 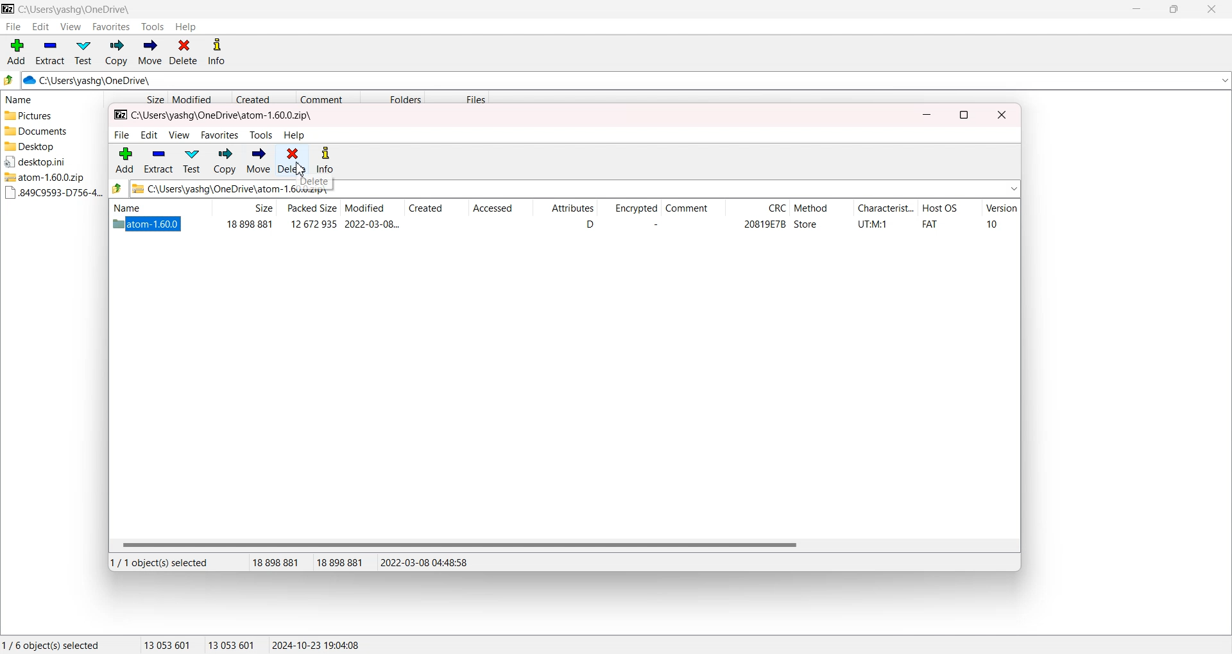 What do you see at coordinates (764, 224) in the screenshot?
I see `20819E7B` at bounding box center [764, 224].